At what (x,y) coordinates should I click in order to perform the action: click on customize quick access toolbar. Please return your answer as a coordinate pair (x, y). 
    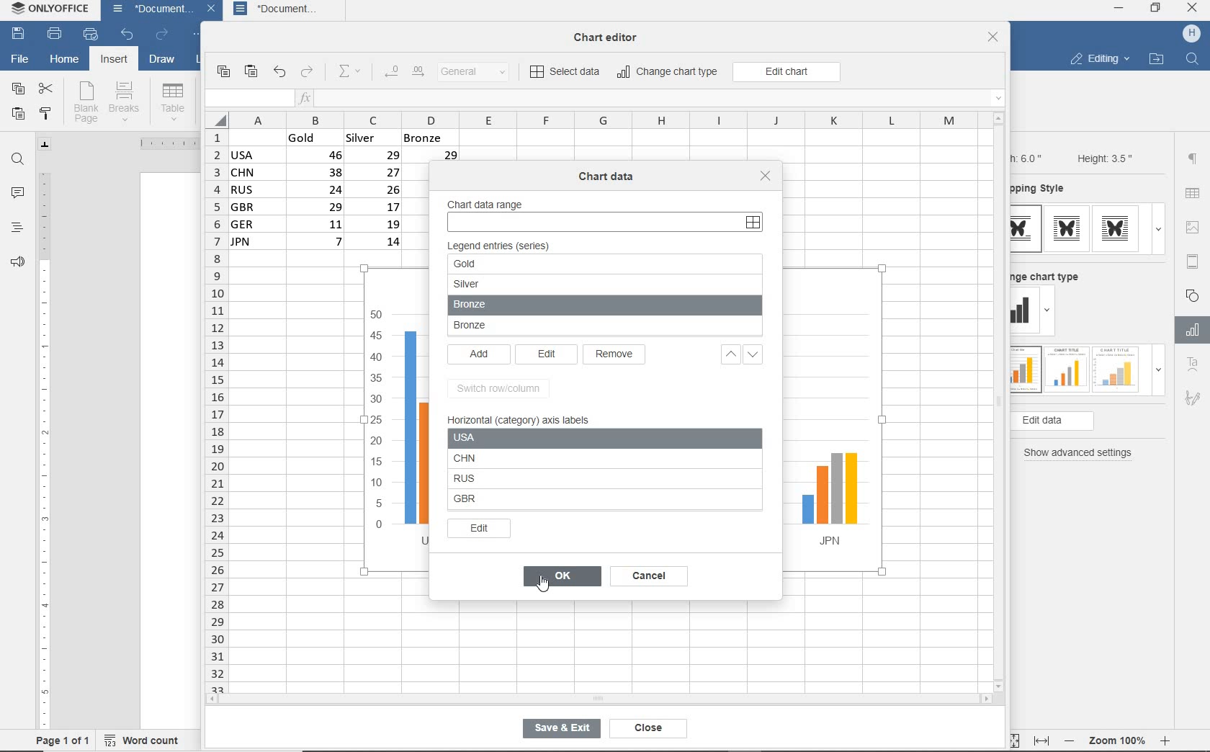
    Looking at the image, I should click on (199, 36).